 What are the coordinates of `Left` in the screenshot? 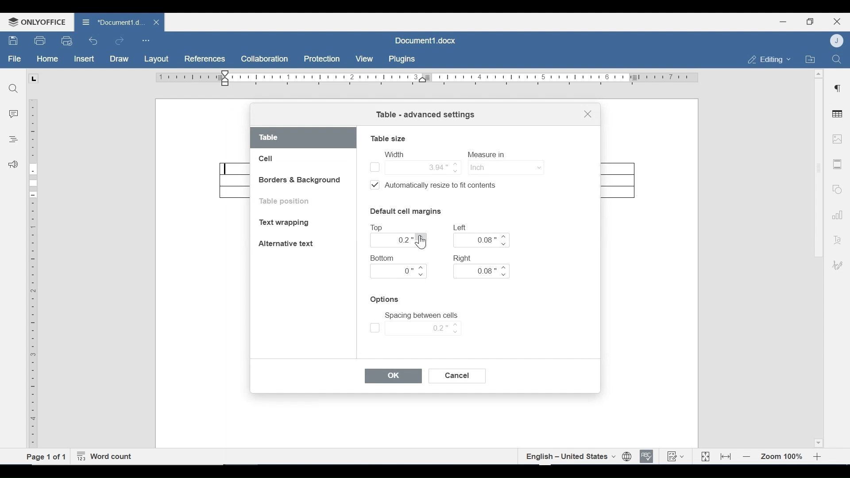 It's located at (461, 227).